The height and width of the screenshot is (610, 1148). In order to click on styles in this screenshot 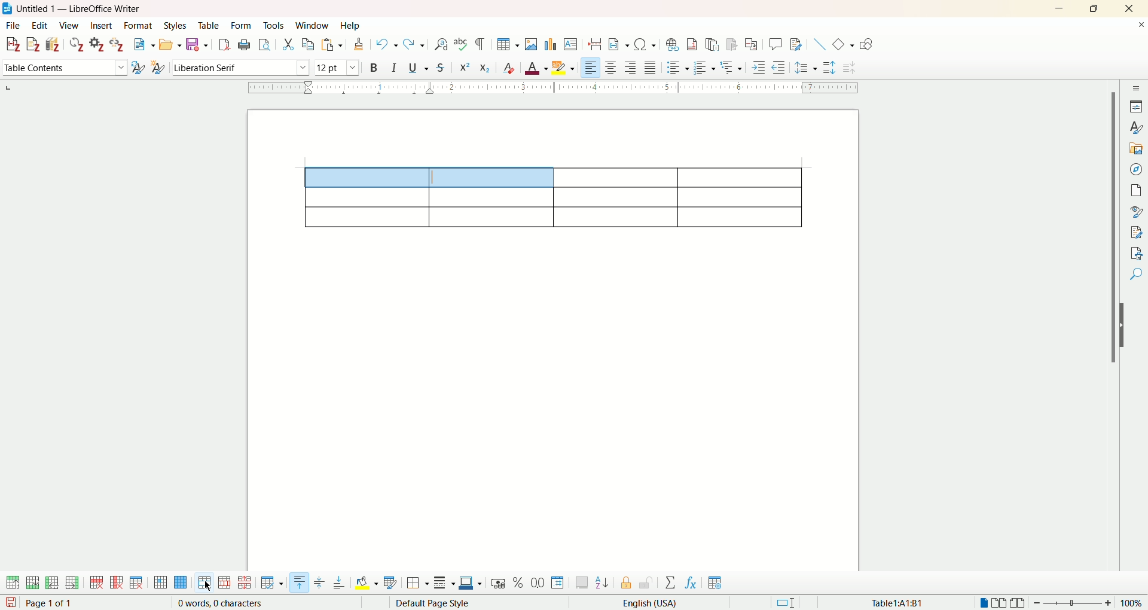, I will do `click(177, 26)`.